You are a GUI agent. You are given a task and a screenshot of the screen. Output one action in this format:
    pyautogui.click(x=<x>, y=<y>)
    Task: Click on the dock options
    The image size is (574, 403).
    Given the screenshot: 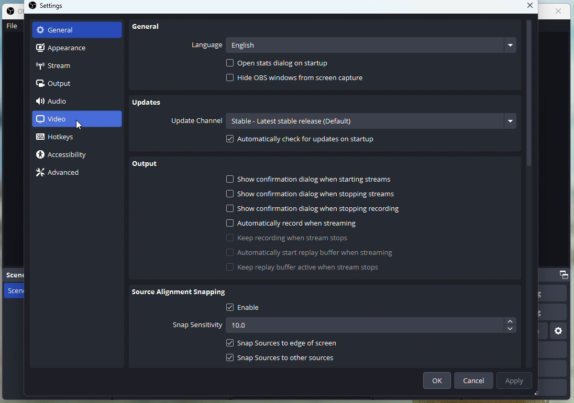 What is the action you would take?
    pyautogui.click(x=560, y=276)
    